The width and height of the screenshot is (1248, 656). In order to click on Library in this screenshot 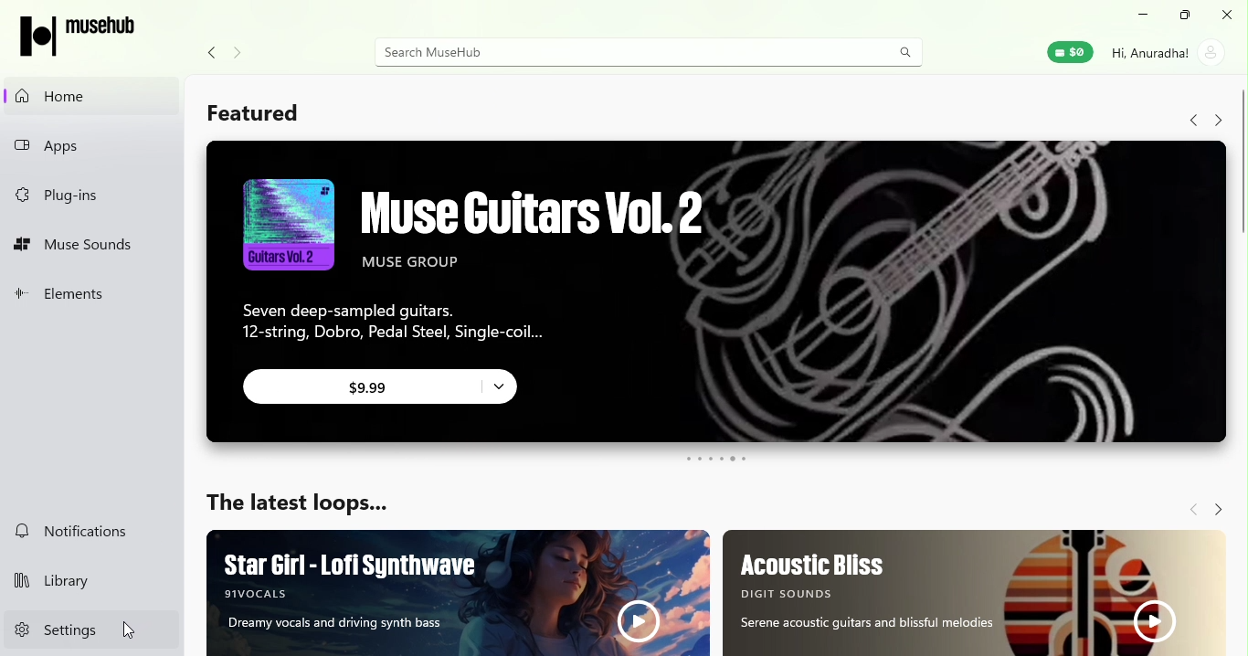, I will do `click(90, 584)`.